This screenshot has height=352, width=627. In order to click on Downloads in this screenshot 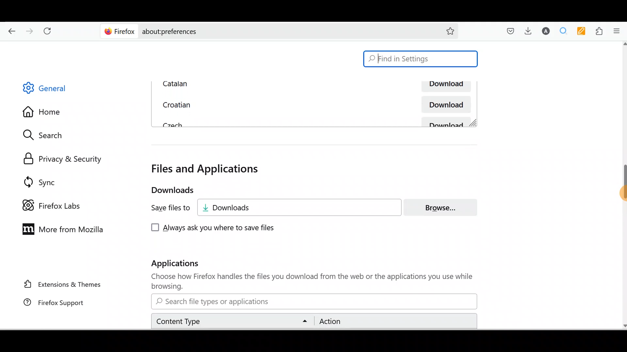, I will do `click(530, 32)`.